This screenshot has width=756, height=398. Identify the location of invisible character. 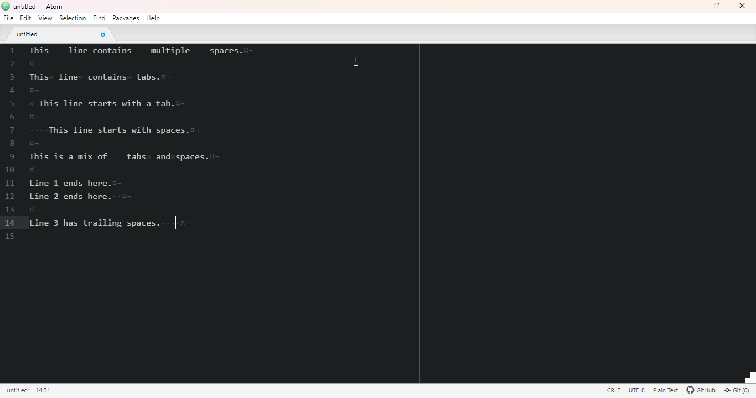
(51, 77).